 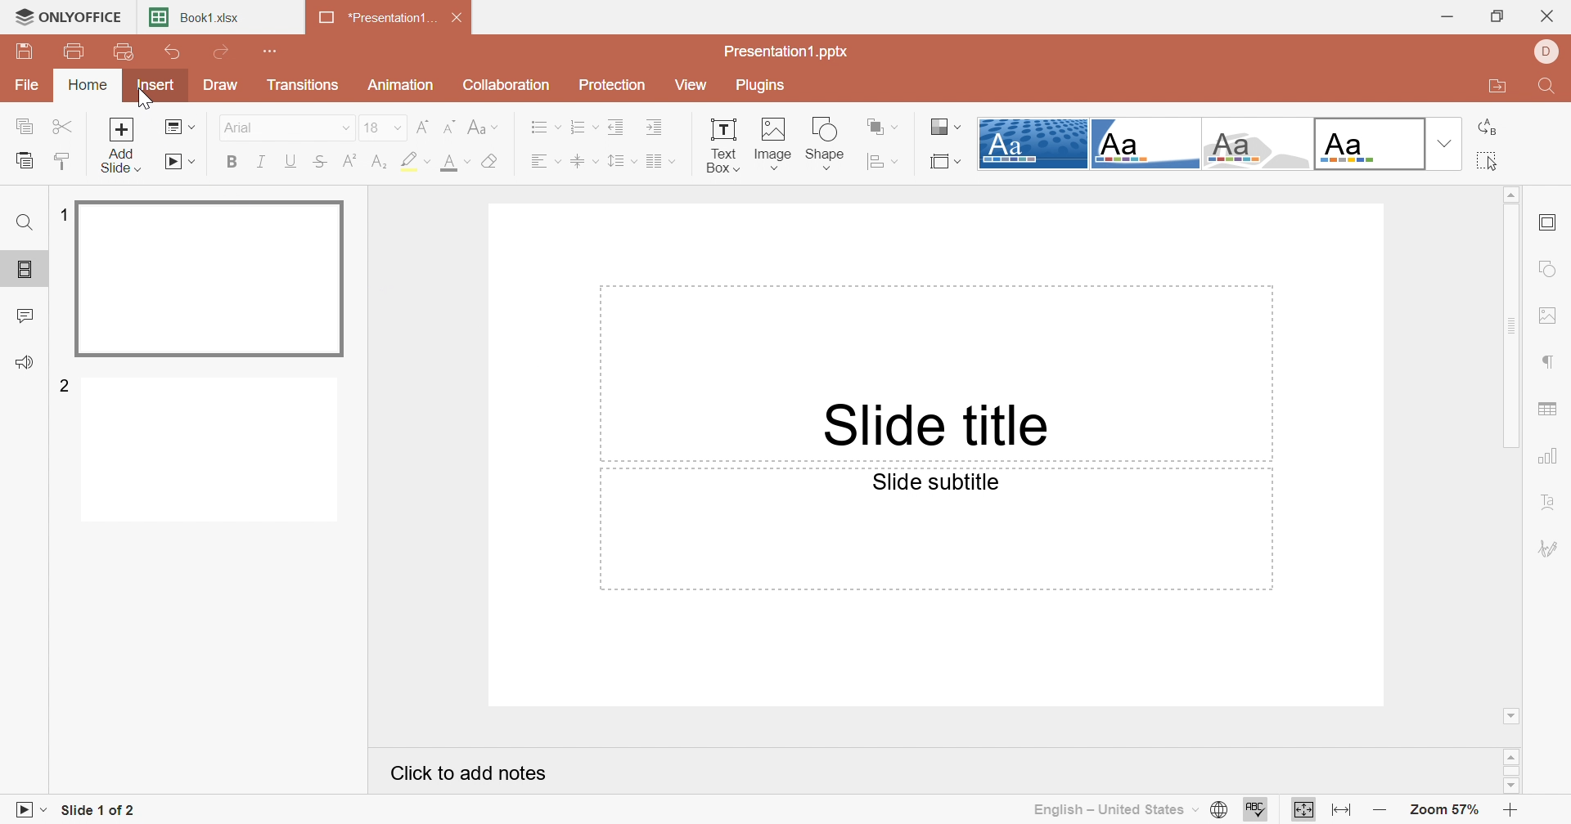 What do you see at coordinates (233, 163) in the screenshot?
I see `Bold` at bounding box center [233, 163].